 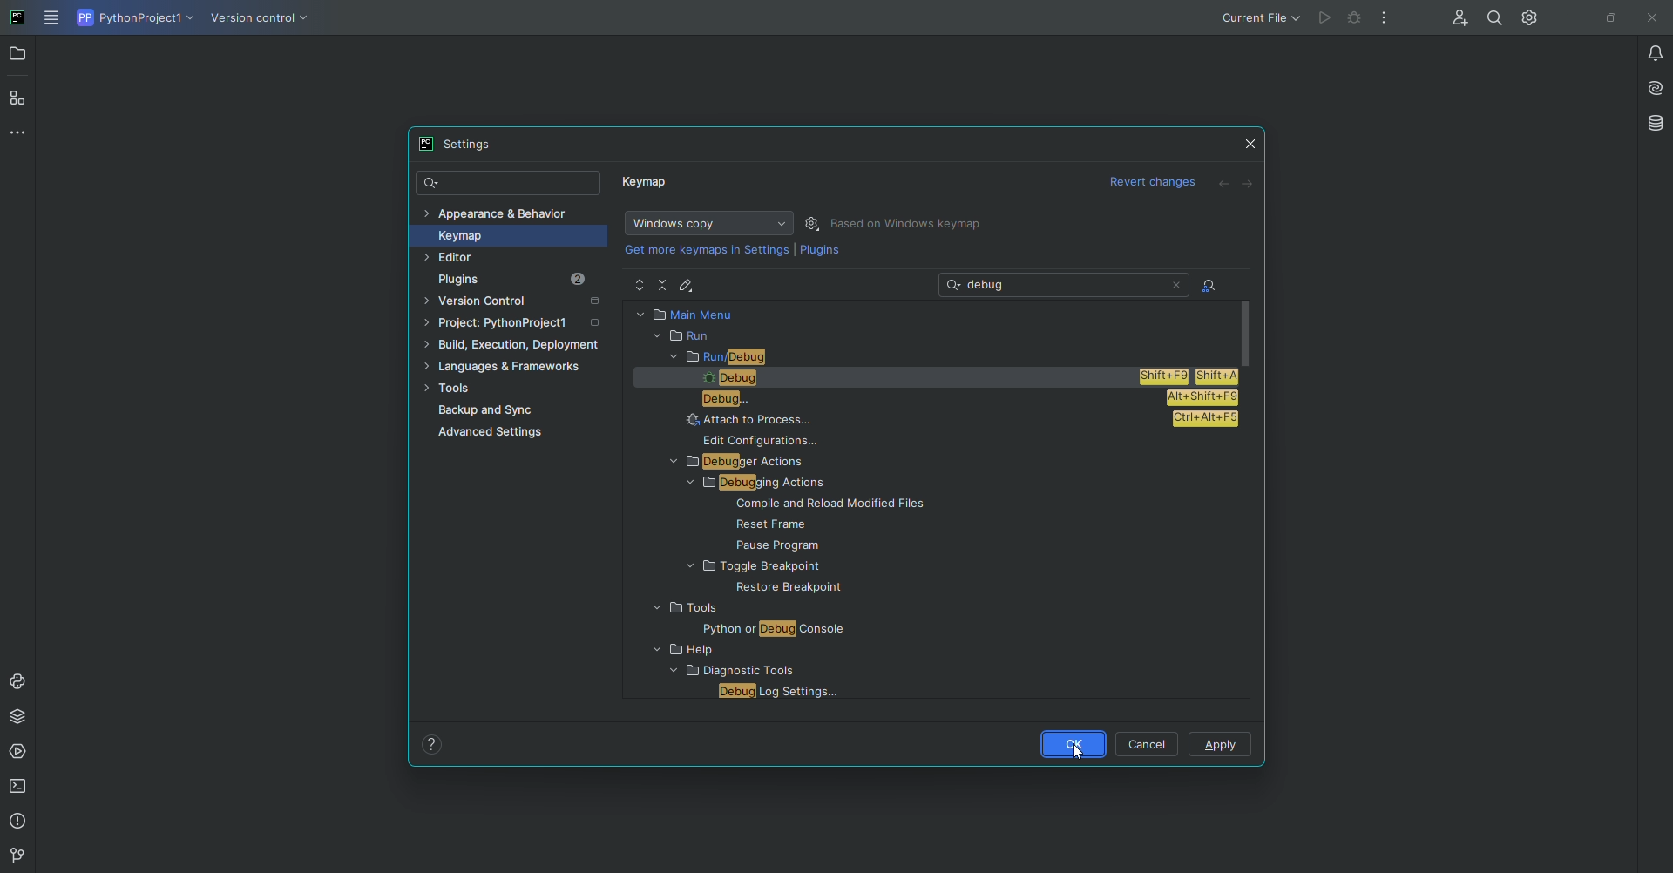 I want to click on FILE NAME, so click(x=743, y=629).